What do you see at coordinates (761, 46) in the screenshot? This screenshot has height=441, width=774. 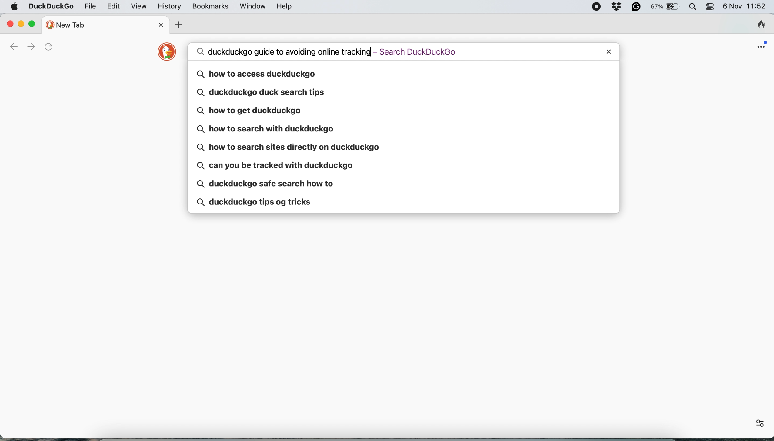 I see `open application menu` at bounding box center [761, 46].